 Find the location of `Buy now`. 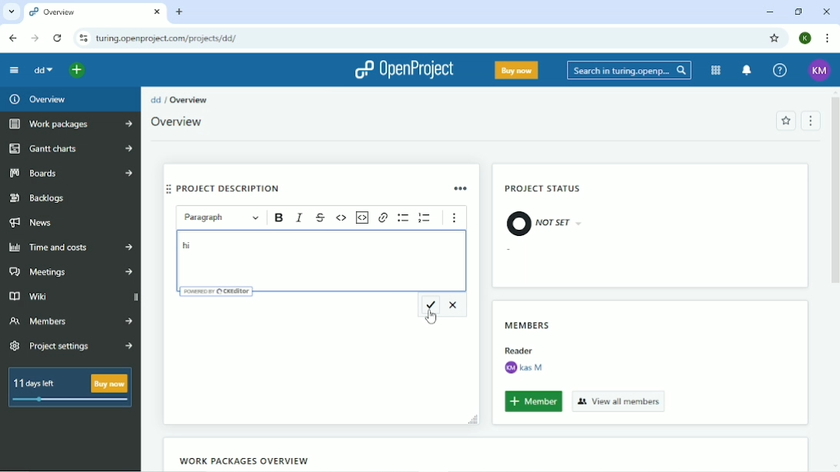

Buy now is located at coordinates (517, 70).